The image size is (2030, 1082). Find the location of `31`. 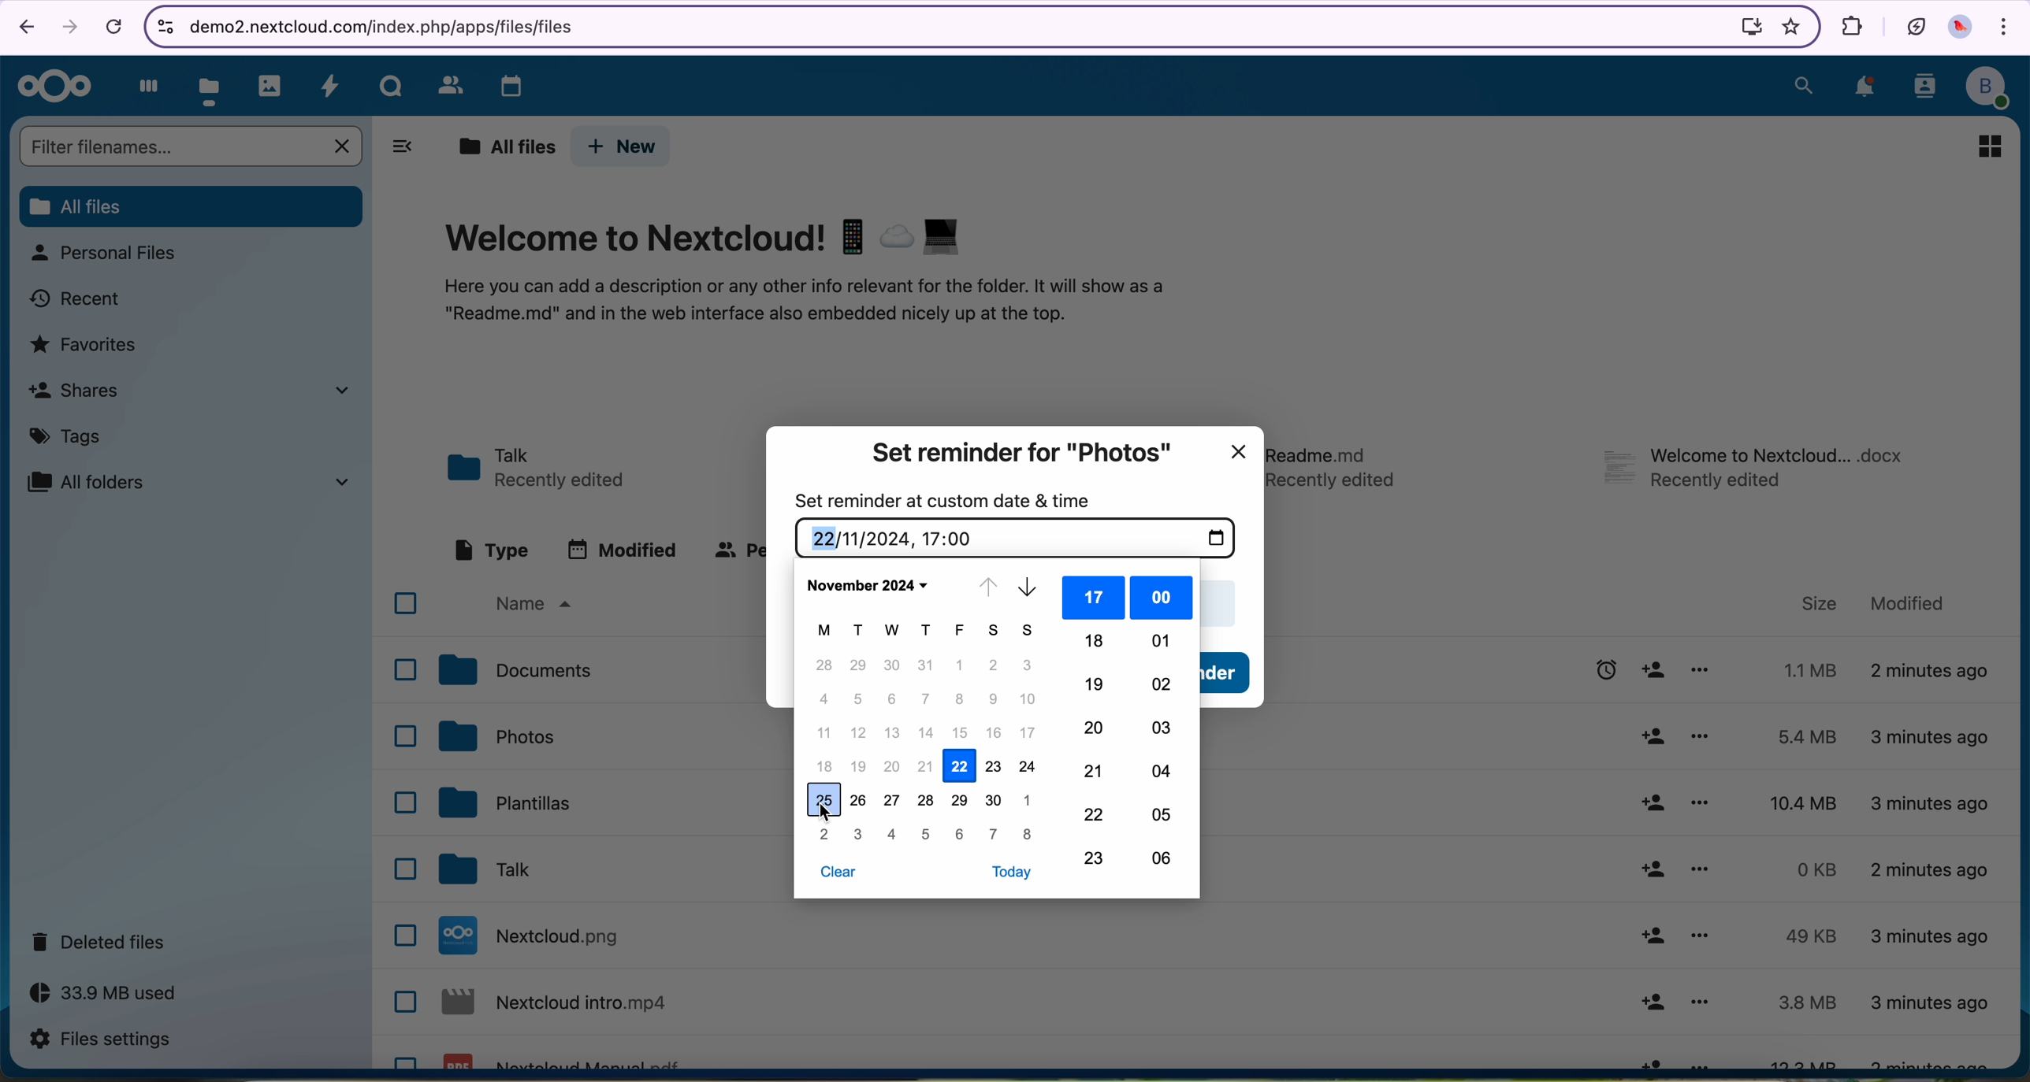

31 is located at coordinates (925, 665).